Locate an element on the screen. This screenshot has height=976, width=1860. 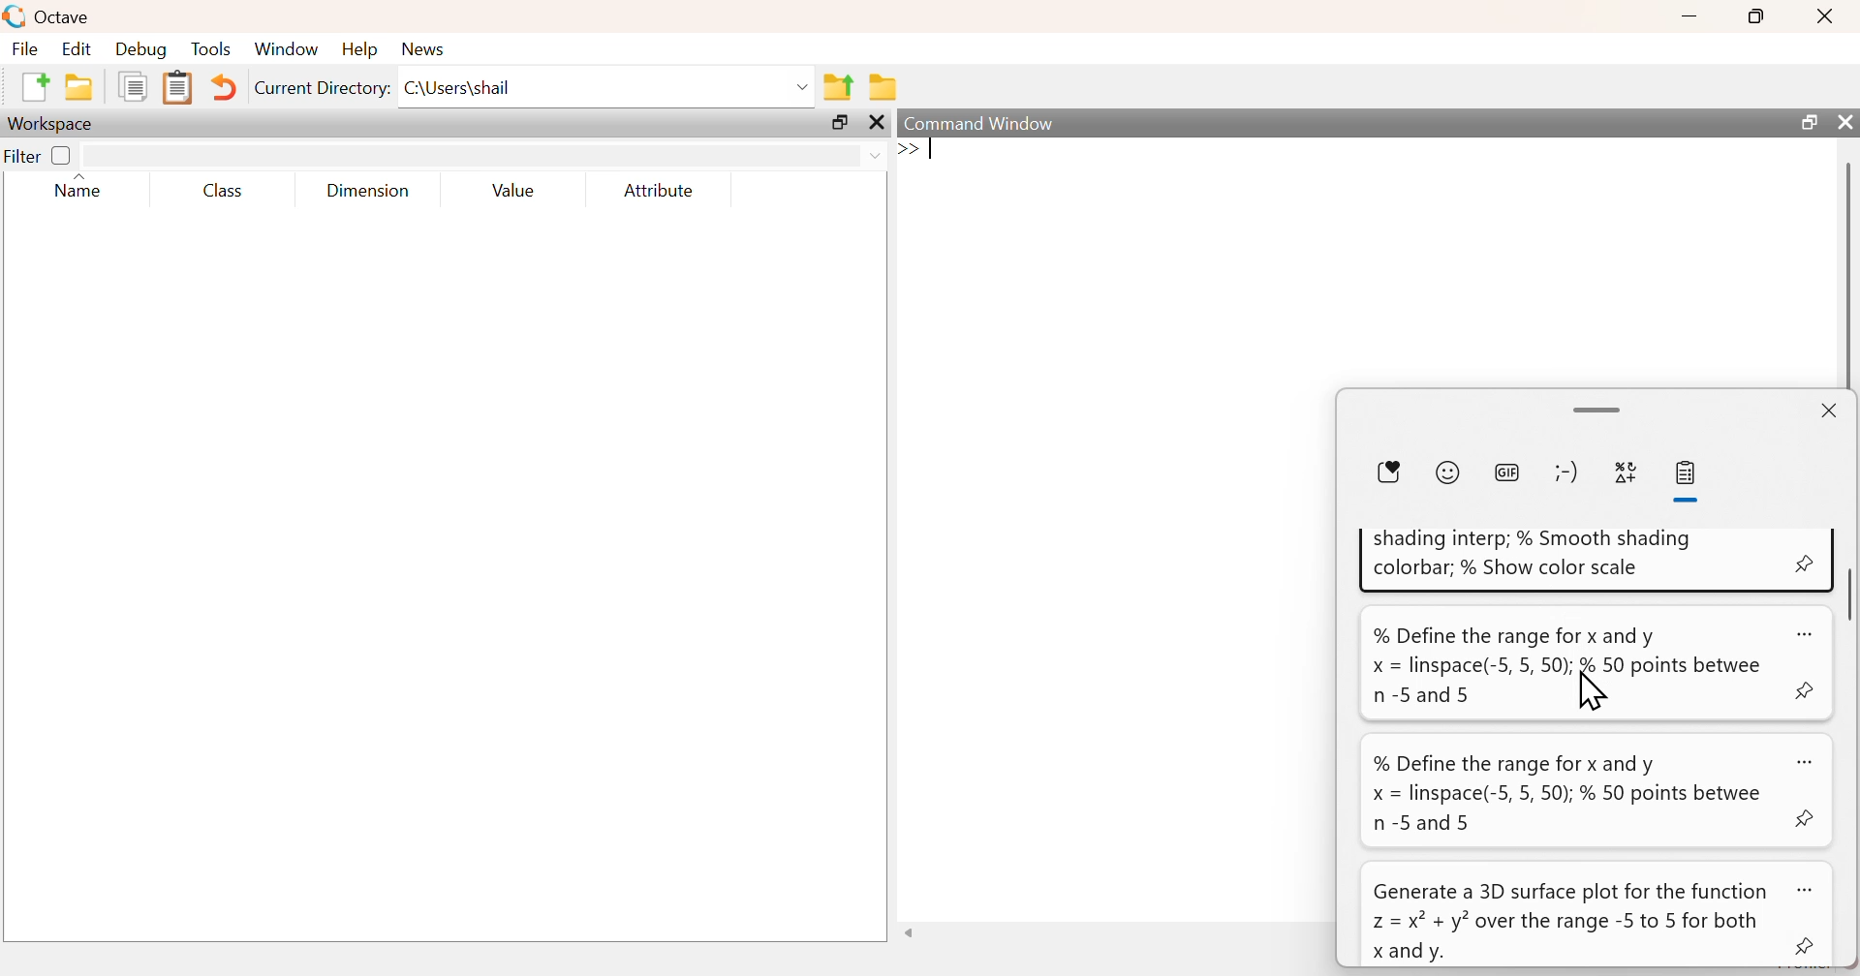
scroll left is located at coordinates (910, 932).